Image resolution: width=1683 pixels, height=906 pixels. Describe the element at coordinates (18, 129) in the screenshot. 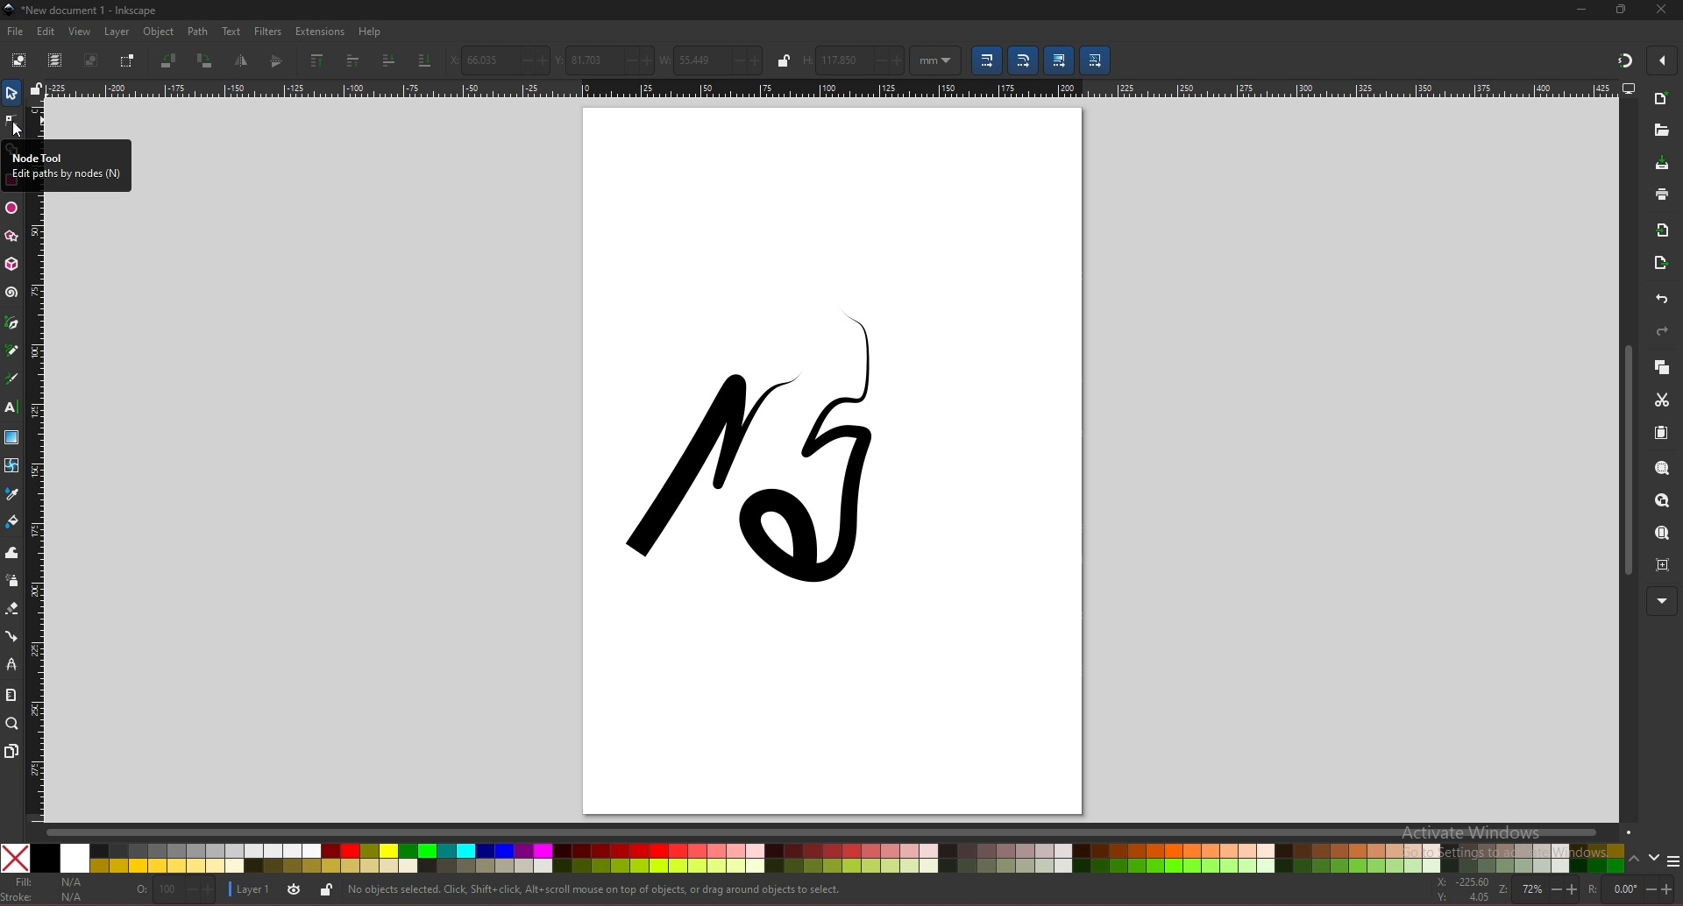

I see `cursor` at that location.